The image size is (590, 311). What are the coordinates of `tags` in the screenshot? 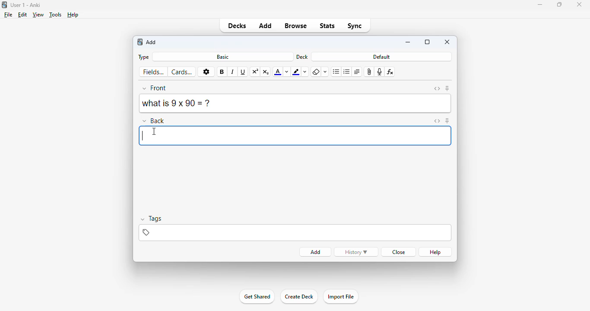 It's located at (295, 233).